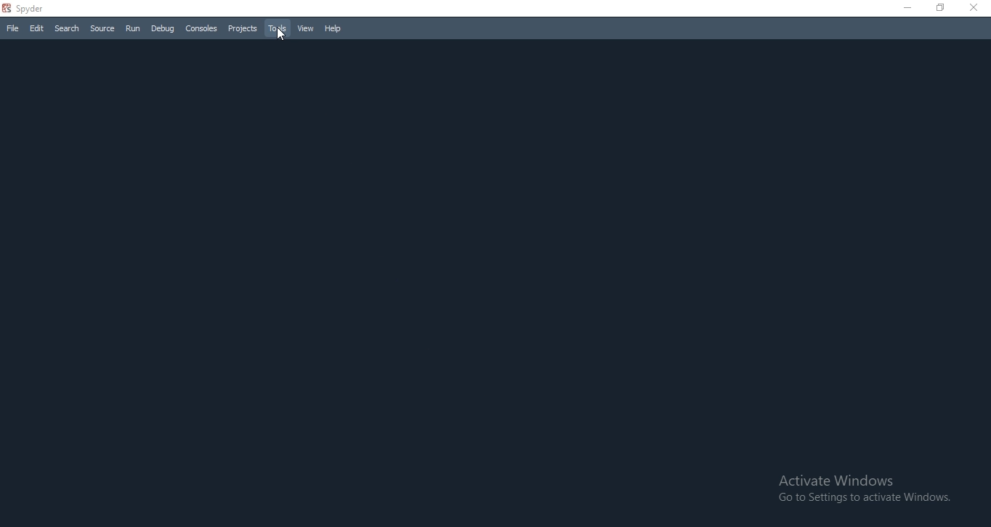 This screenshot has width=991, height=527. I want to click on spyder logo, so click(7, 9).